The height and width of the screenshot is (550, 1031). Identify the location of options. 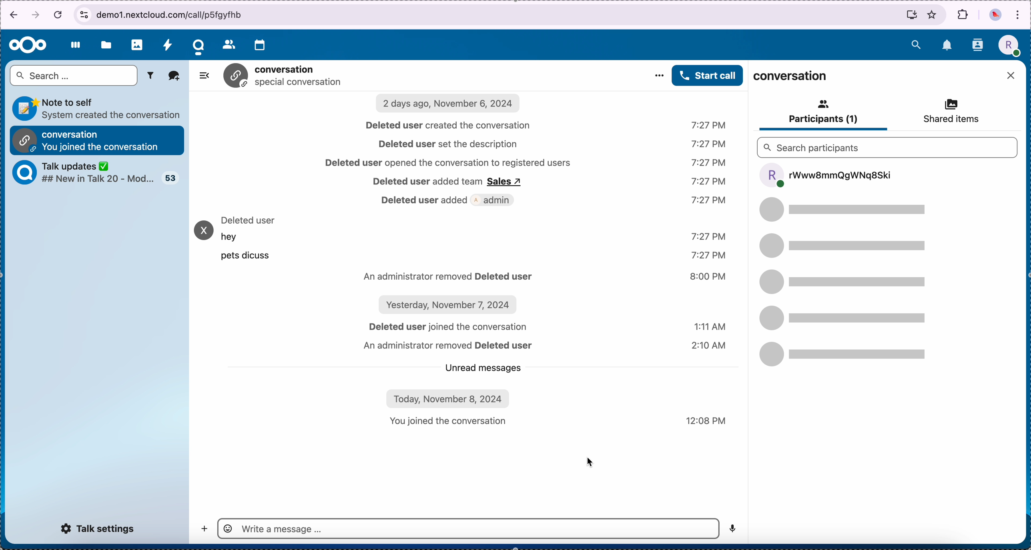
(658, 74).